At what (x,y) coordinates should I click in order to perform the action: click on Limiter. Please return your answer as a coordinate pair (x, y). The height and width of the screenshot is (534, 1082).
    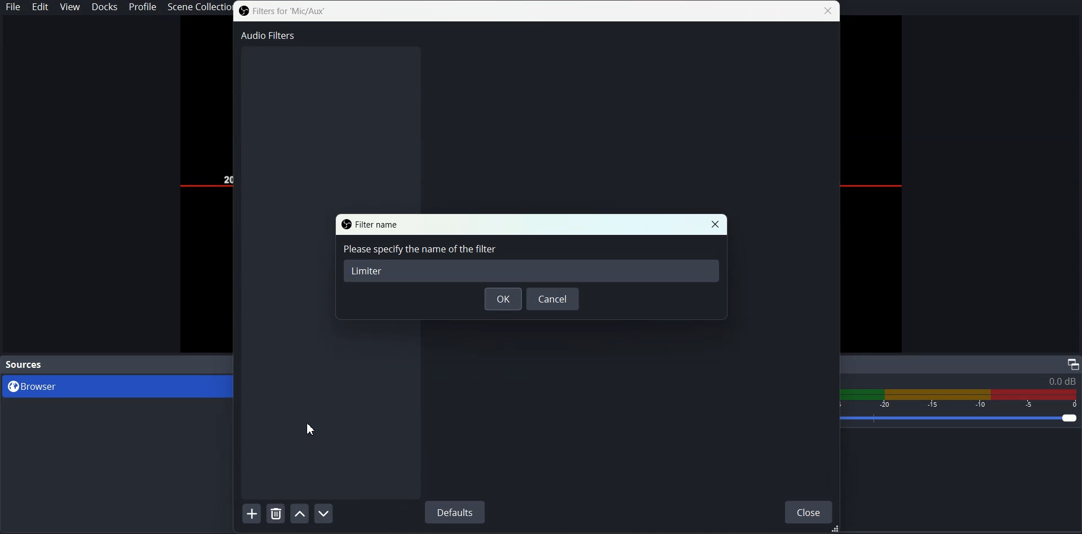
    Looking at the image, I should click on (367, 270).